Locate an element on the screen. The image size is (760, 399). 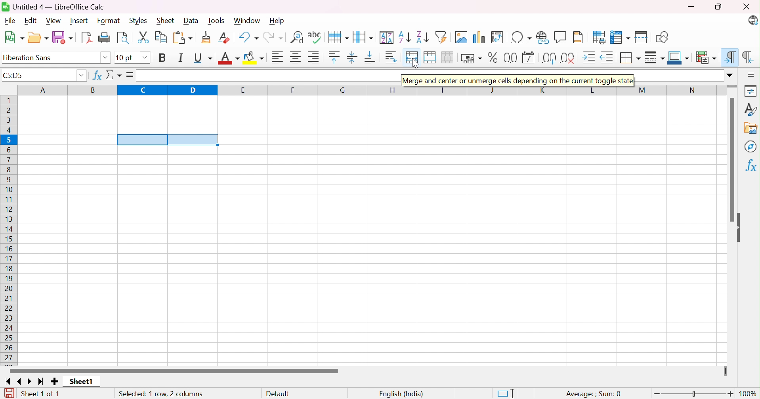
Scroll to first sheet is located at coordinates (6, 382).